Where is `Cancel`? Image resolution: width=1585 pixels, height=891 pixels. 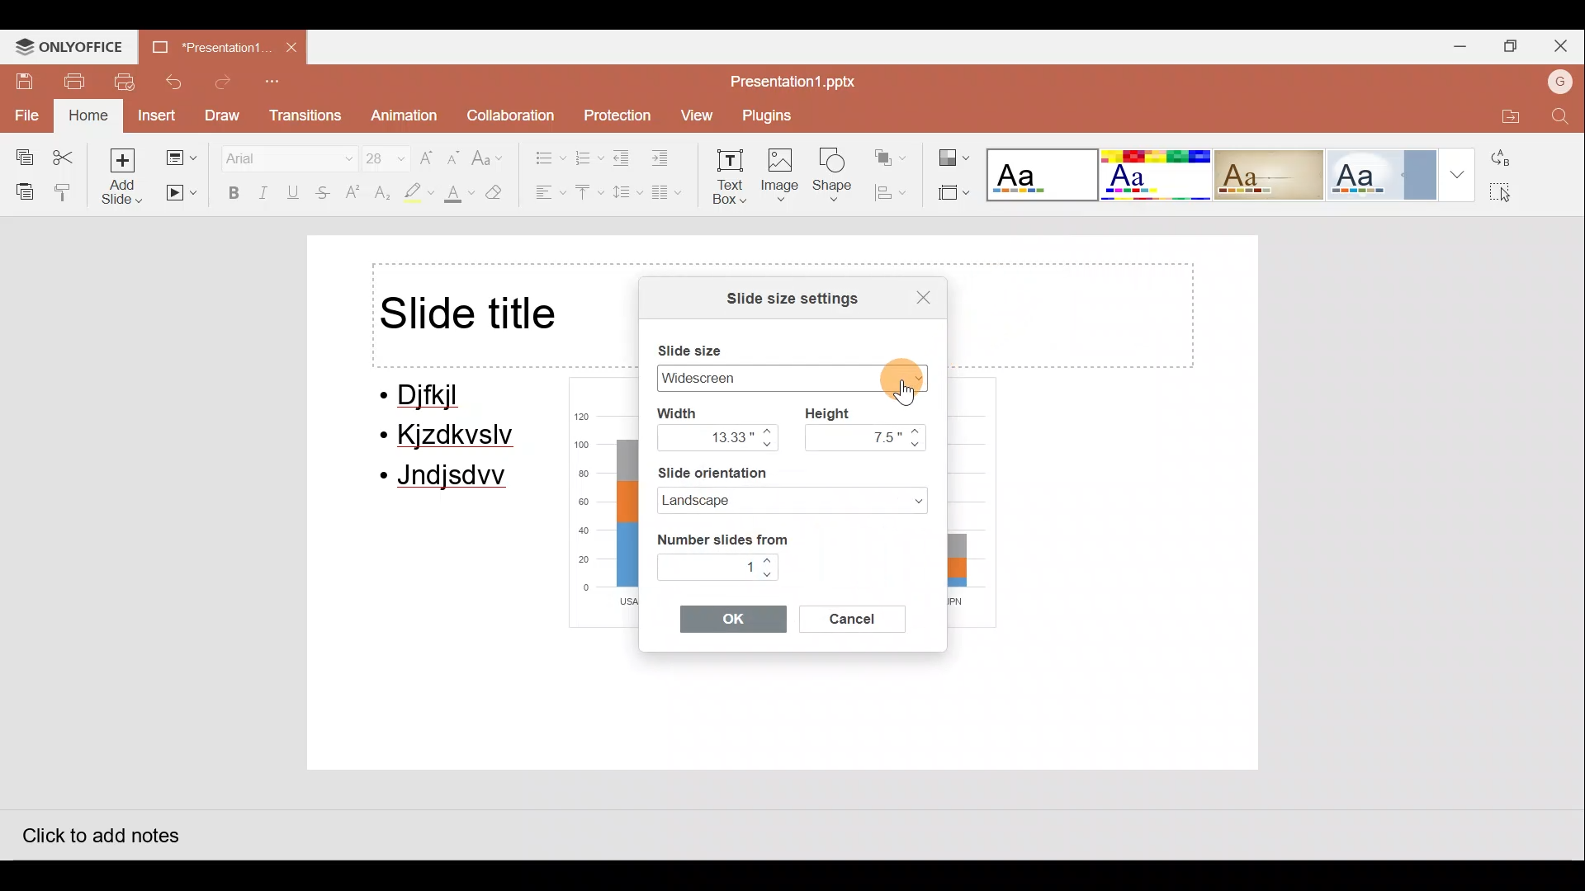 Cancel is located at coordinates (860, 617).